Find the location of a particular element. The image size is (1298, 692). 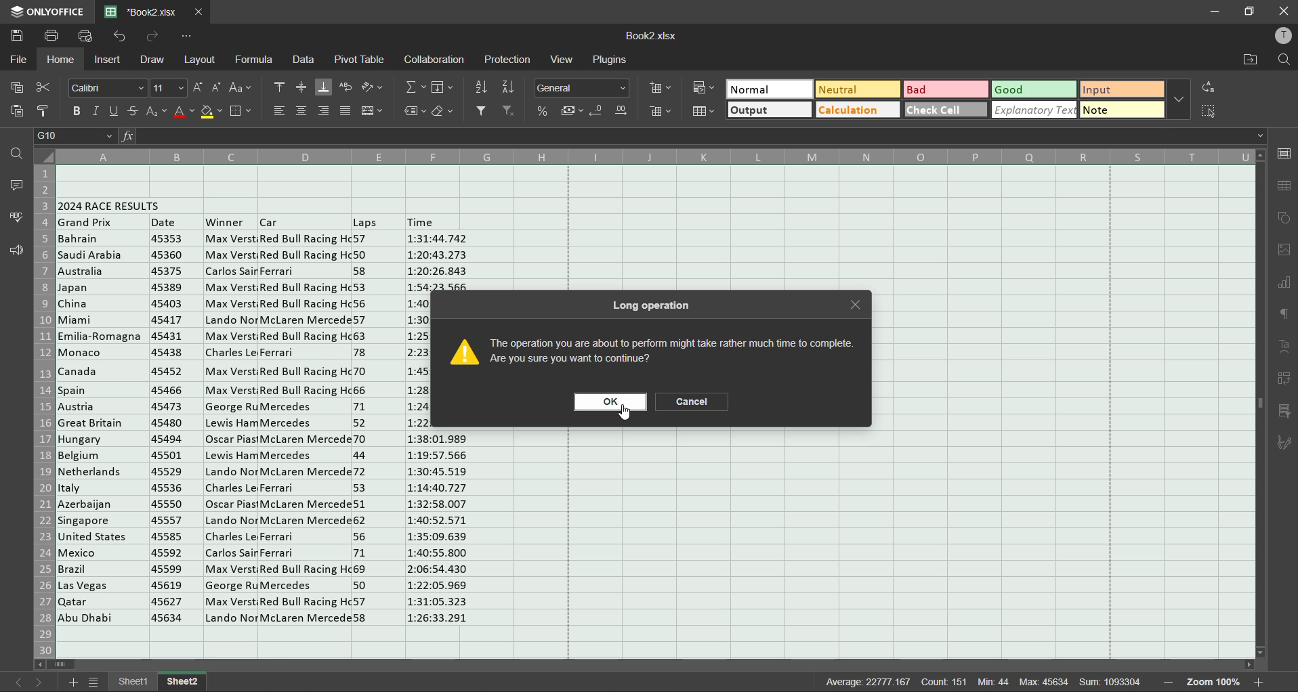

home is located at coordinates (61, 60).